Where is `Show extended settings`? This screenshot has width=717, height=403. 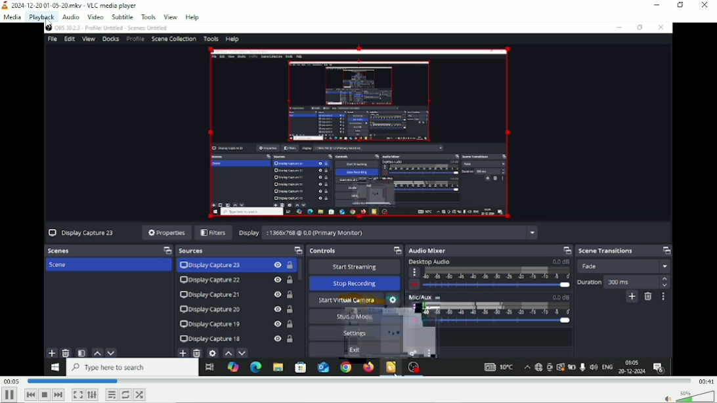 Show extended settings is located at coordinates (93, 394).